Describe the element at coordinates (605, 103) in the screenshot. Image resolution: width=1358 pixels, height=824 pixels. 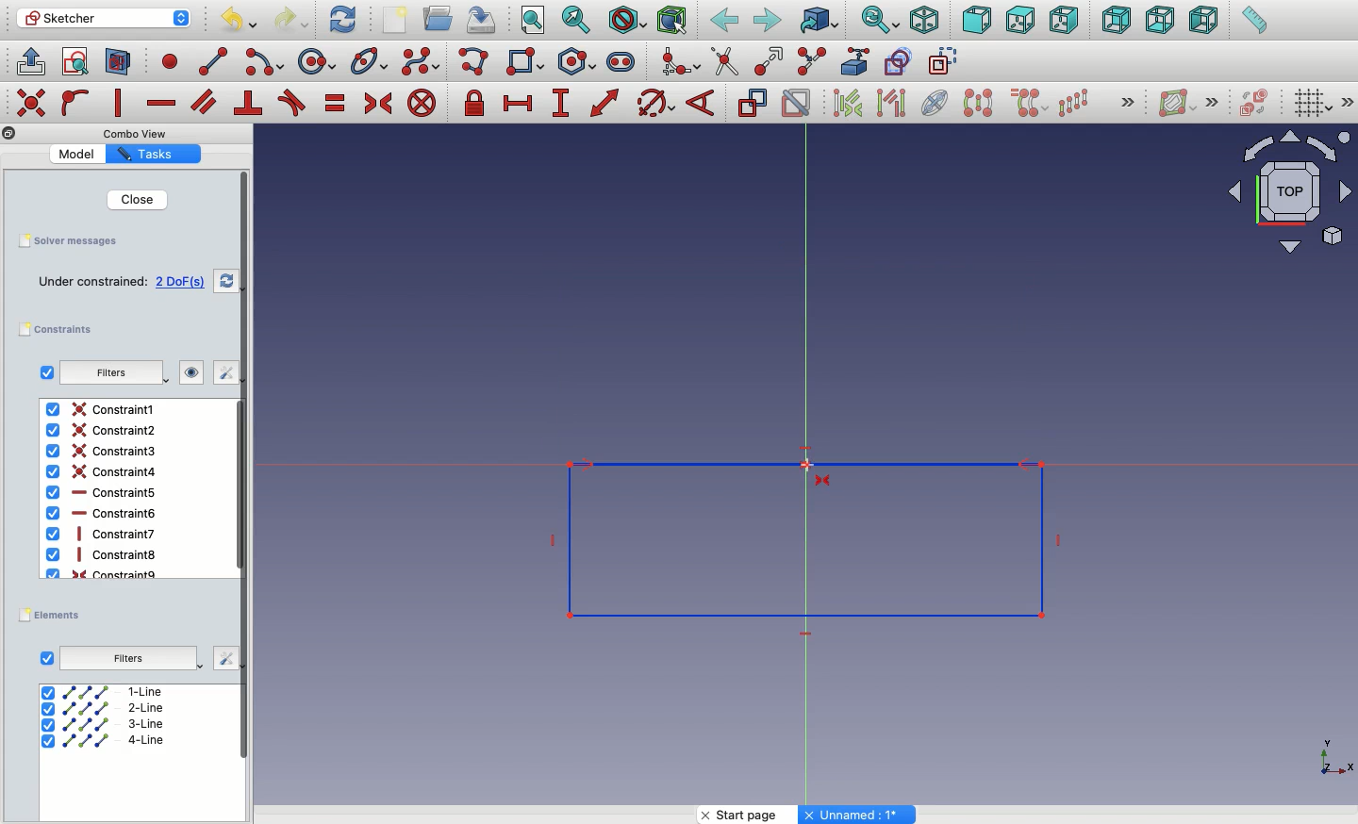
I see `constrain distance` at that location.